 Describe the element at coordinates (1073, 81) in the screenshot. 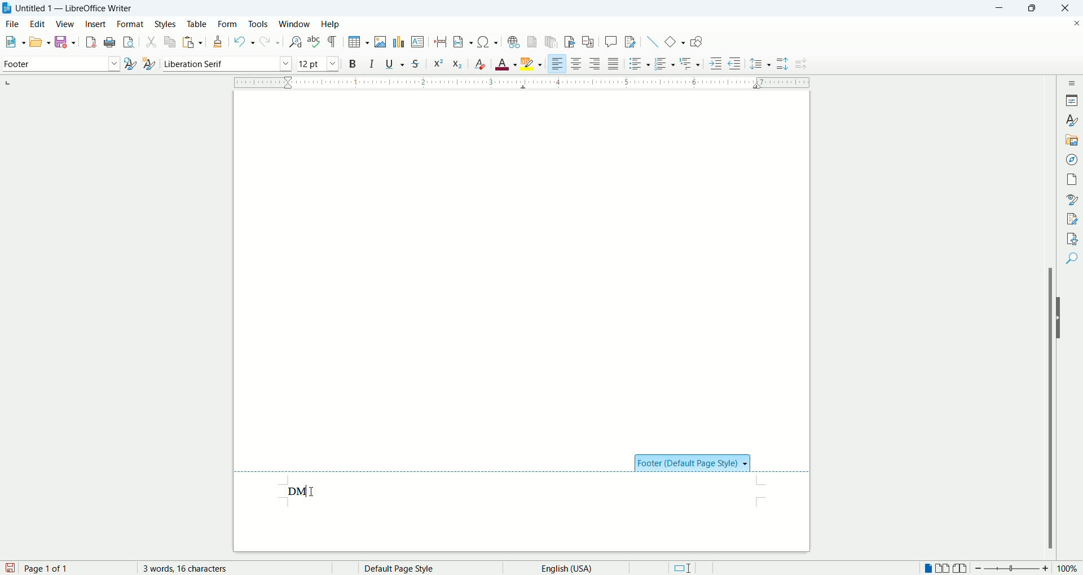

I see `sidebar settings` at that location.